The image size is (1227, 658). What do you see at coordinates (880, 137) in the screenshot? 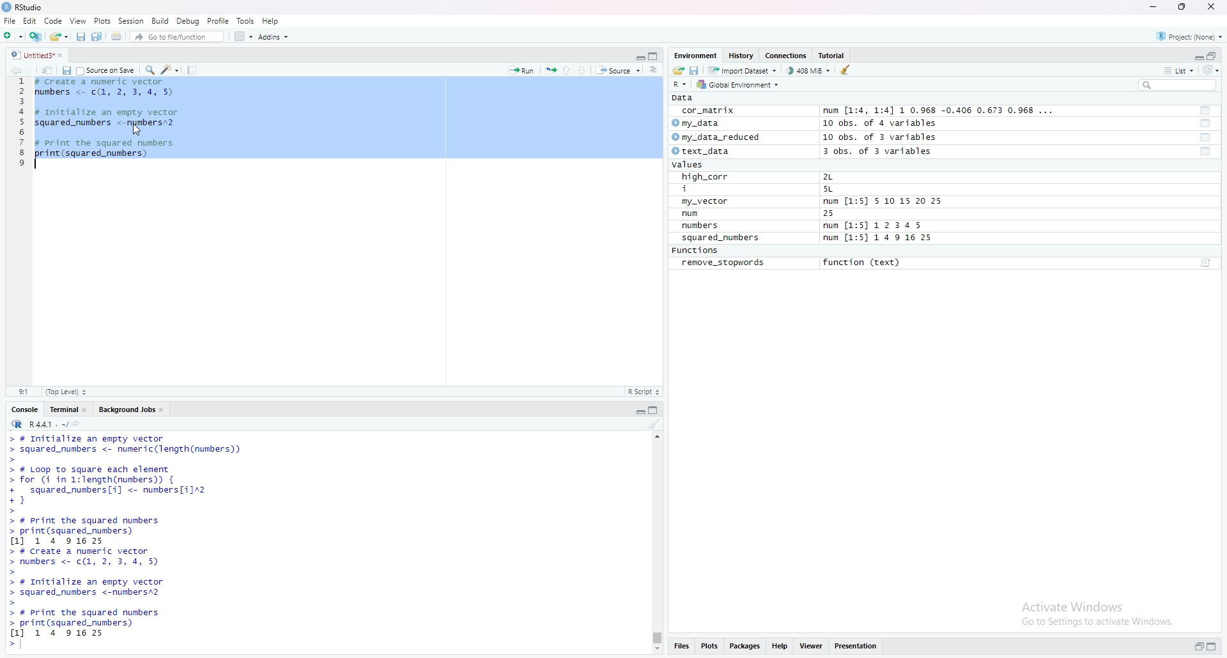
I see `10 obs. of 3 variables` at bounding box center [880, 137].